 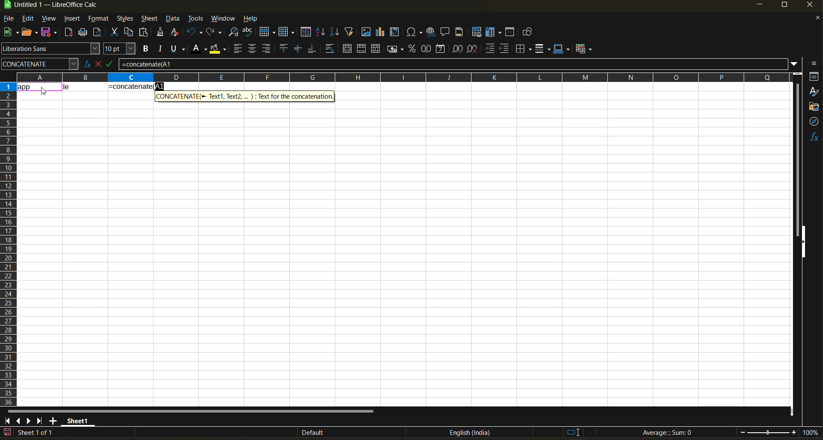 What do you see at coordinates (377, 49) in the screenshot?
I see `unmerge cells` at bounding box center [377, 49].